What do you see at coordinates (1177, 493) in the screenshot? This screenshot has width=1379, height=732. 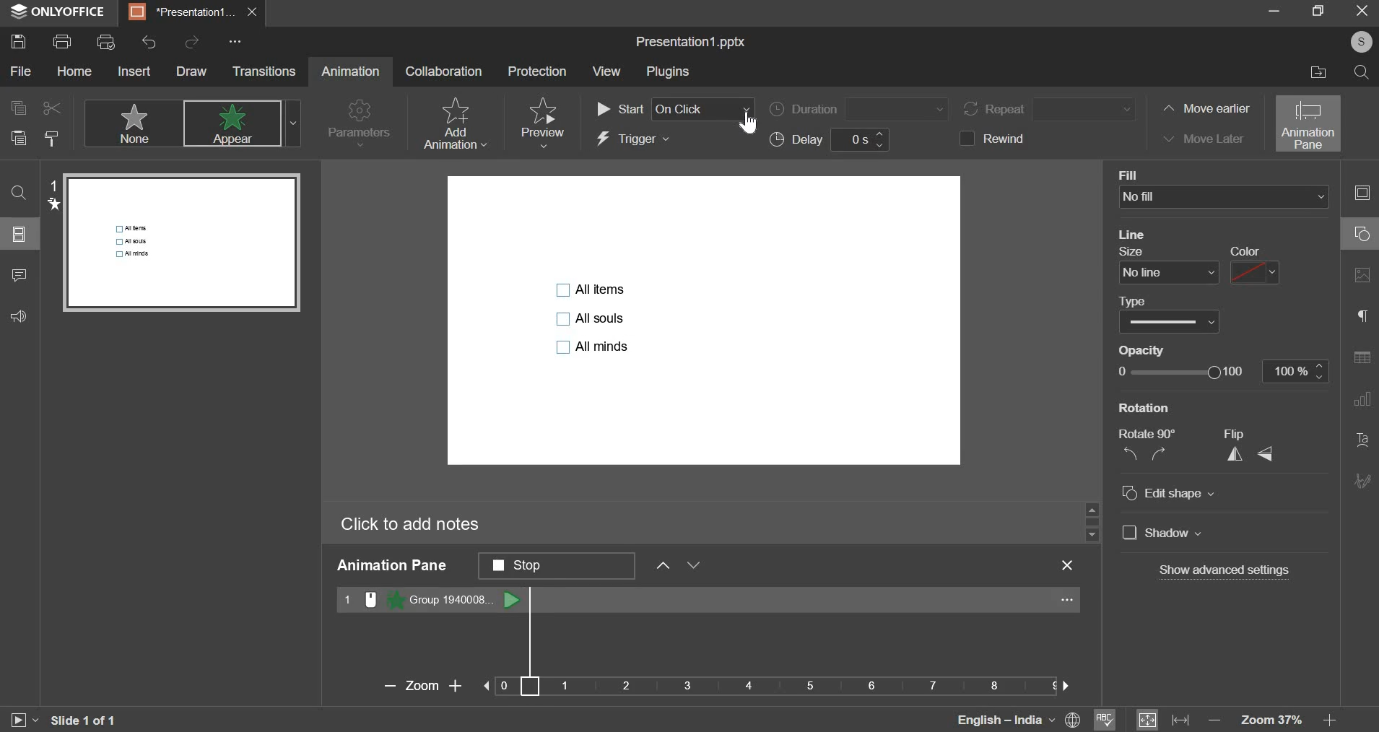 I see `Edit shape` at bounding box center [1177, 493].